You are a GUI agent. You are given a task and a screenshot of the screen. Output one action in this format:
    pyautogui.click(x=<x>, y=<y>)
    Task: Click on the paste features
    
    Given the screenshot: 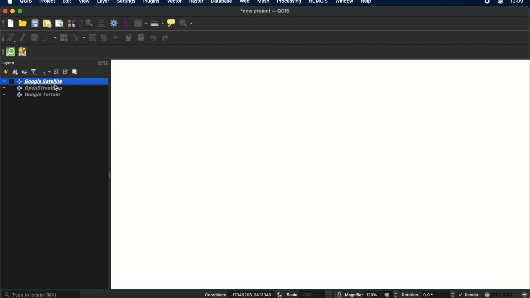 What is the action you would take?
    pyautogui.click(x=142, y=38)
    